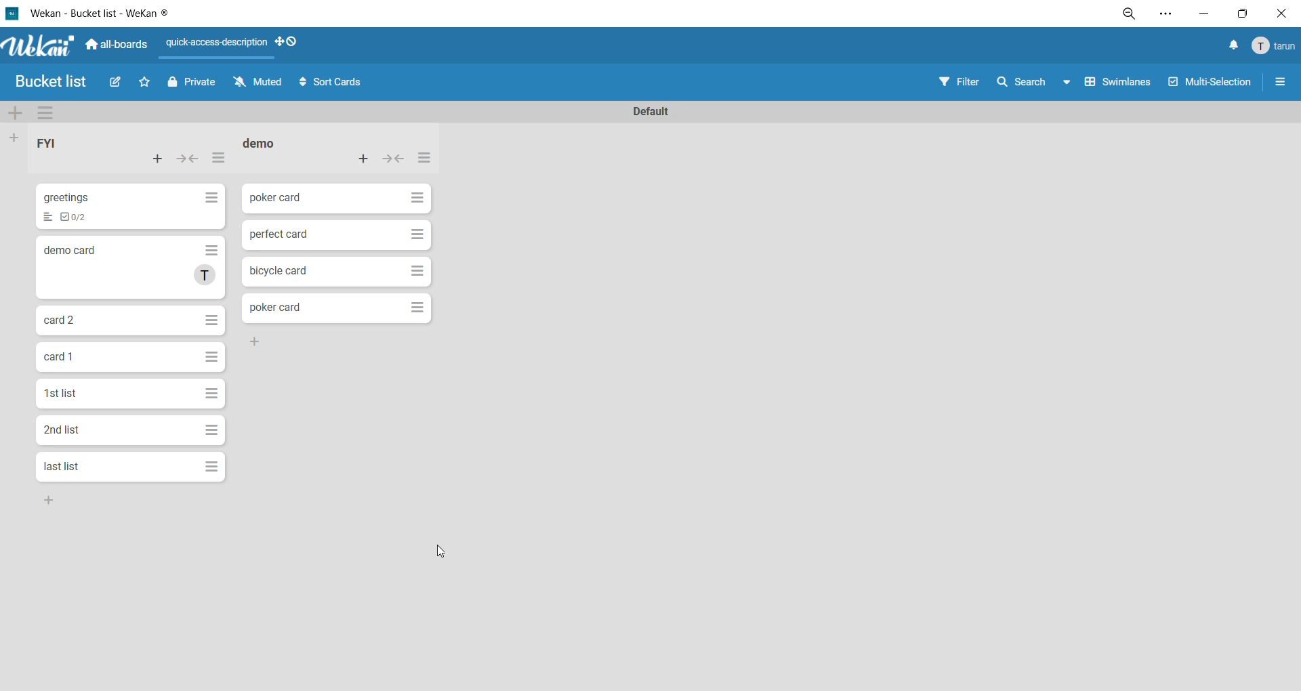 Image resolution: width=1301 pixels, height=691 pixels. What do you see at coordinates (46, 499) in the screenshot?
I see `Add Button` at bounding box center [46, 499].